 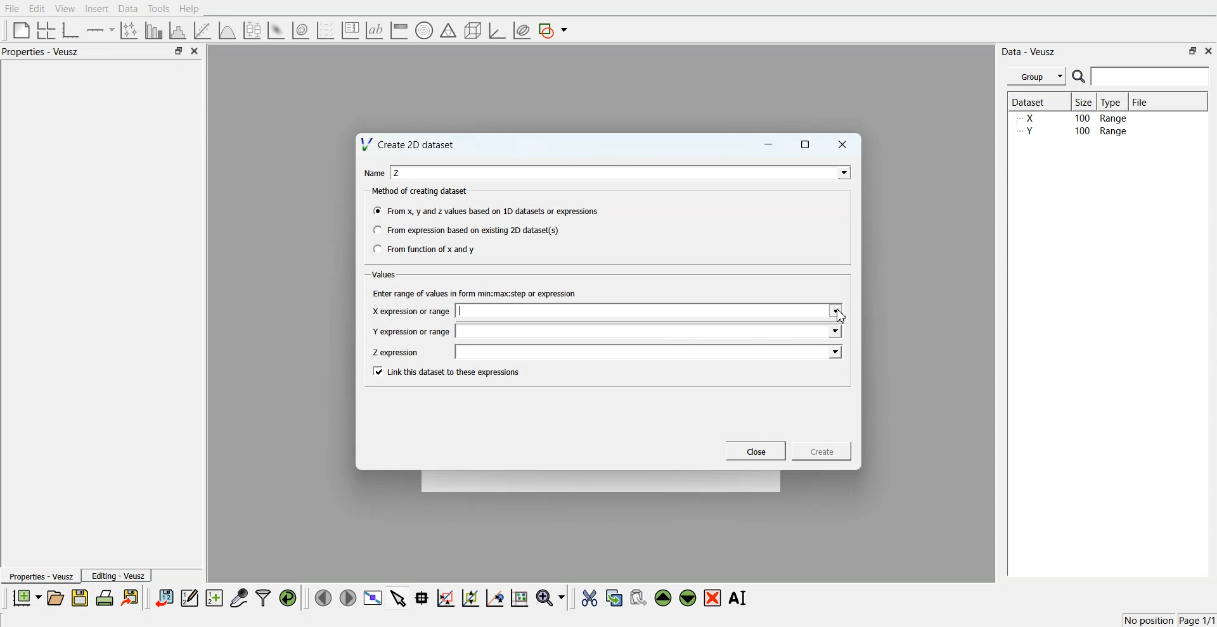 What do you see at coordinates (487, 210) in the screenshot?
I see `|  (& Fromx, y and z values based on 1D datasets or expressions` at bounding box center [487, 210].